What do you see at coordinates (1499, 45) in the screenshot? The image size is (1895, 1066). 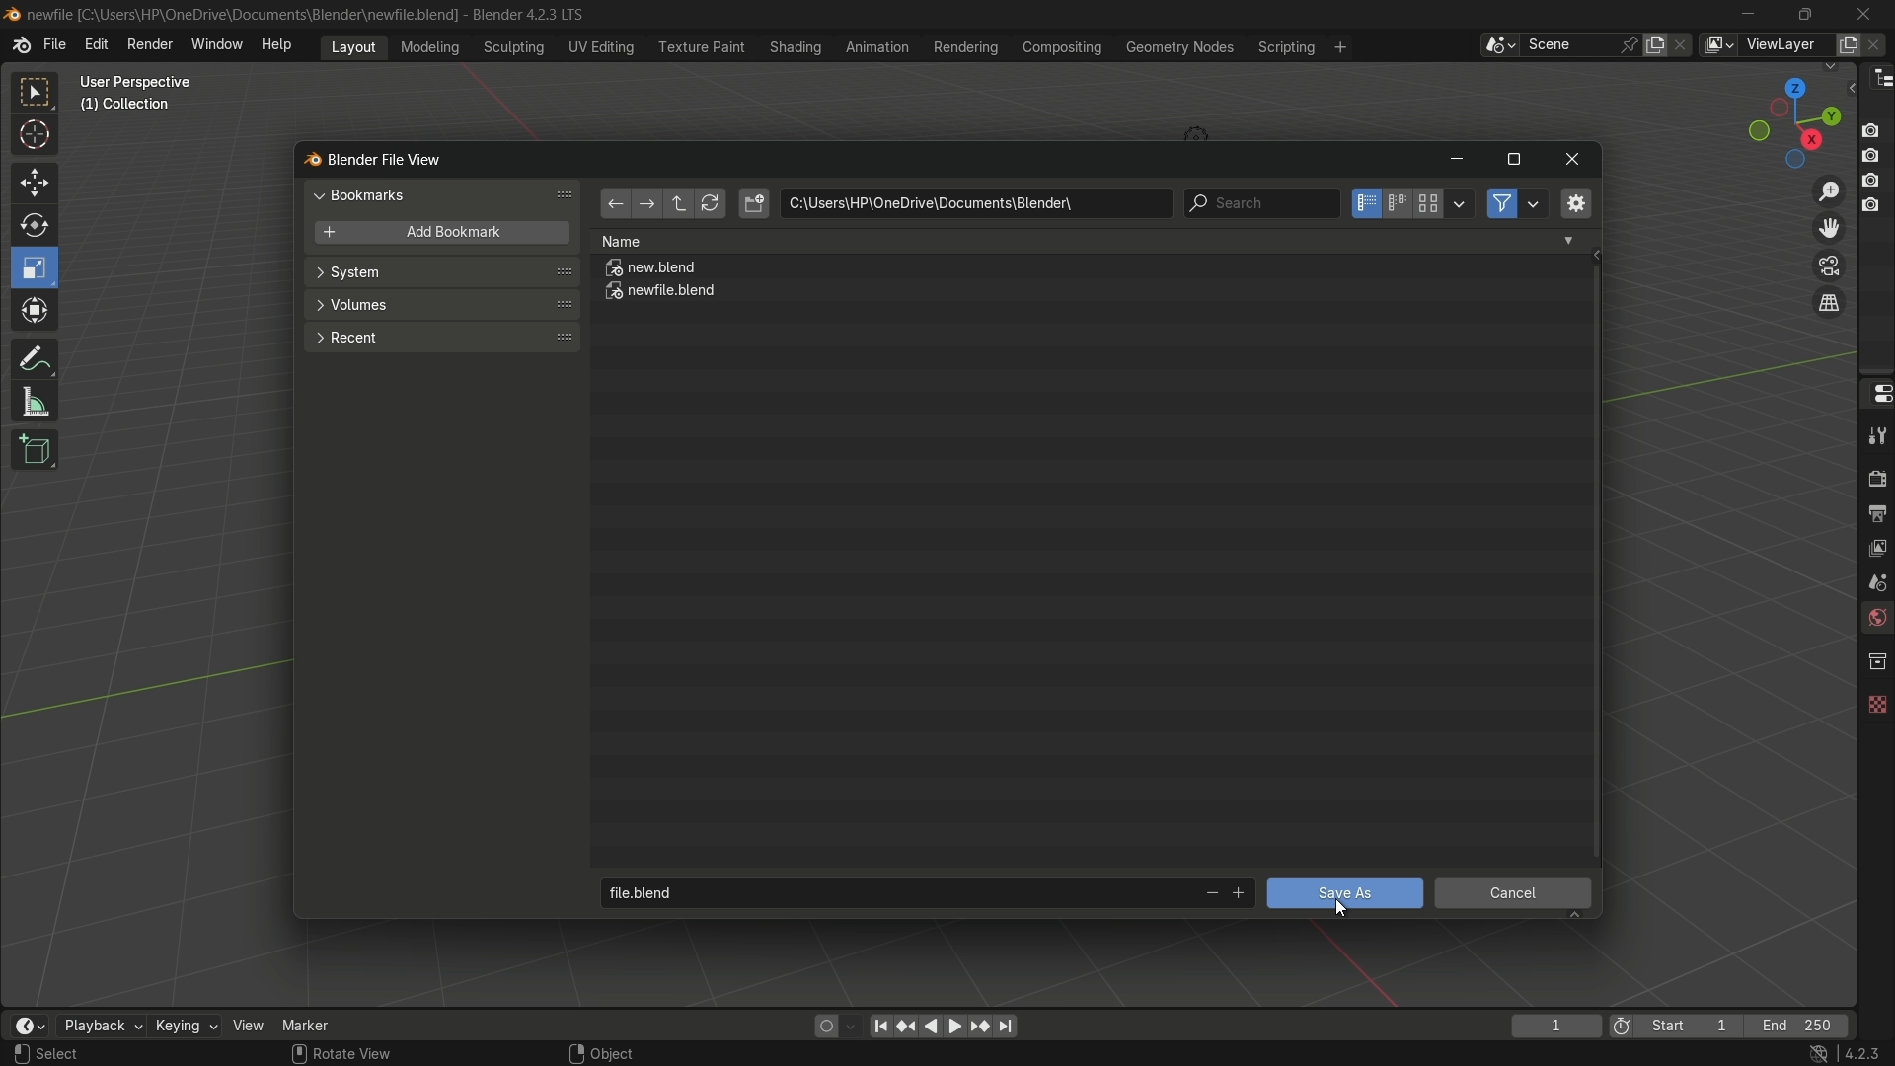 I see `browse scenes` at bounding box center [1499, 45].